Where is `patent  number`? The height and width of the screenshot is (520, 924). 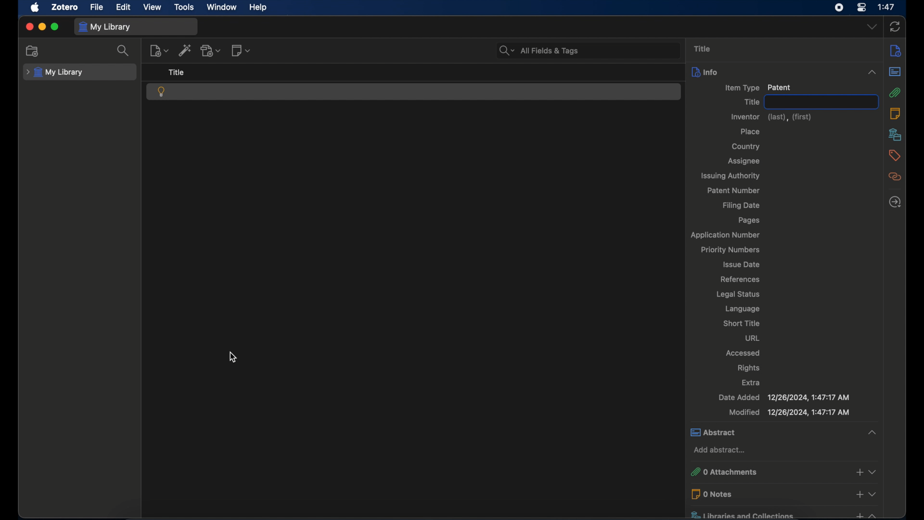
patent  number is located at coordinates (733, 191).